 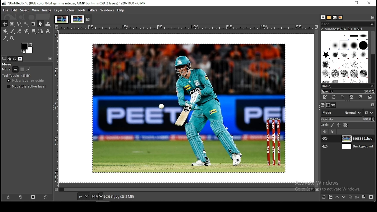 I want to click on images, so click(x=21, y=59).